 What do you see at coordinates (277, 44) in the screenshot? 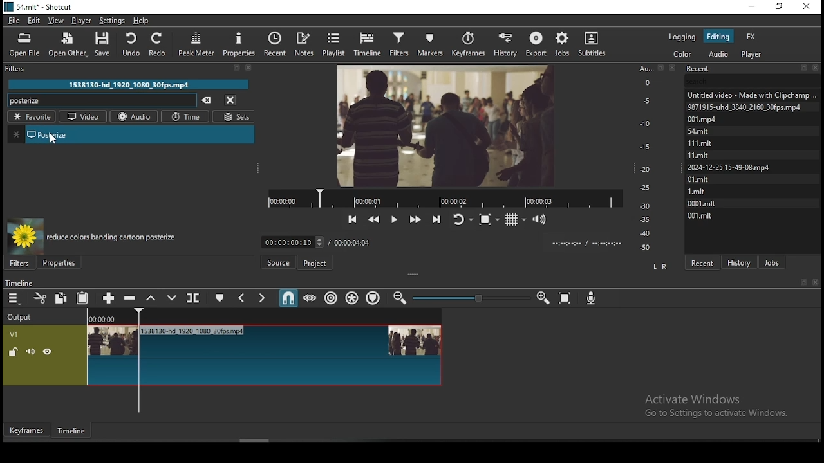
I see `recent` at bounding box center [277, 44].